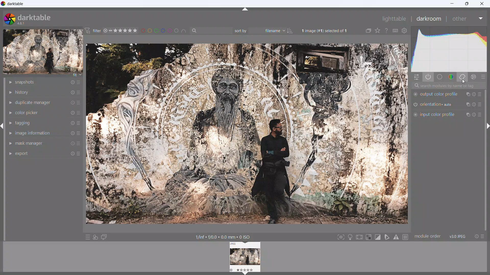  What do you see at coordinates (452, 4) in the screenshot?
I see `minimize` at bounding box center [452, 4].